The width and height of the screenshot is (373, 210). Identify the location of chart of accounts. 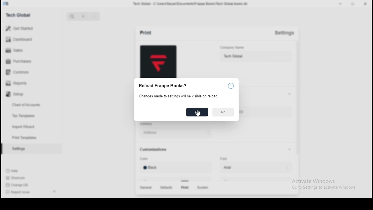
(23, 106).